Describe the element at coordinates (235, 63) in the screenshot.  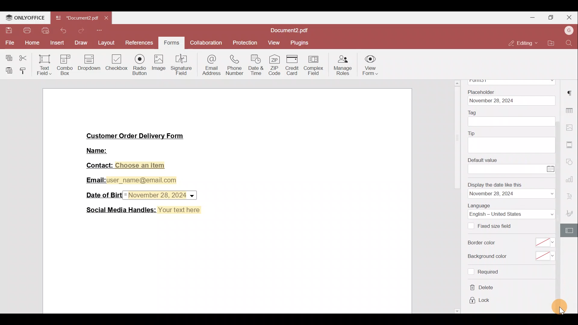
I see `Phone number` at that location.